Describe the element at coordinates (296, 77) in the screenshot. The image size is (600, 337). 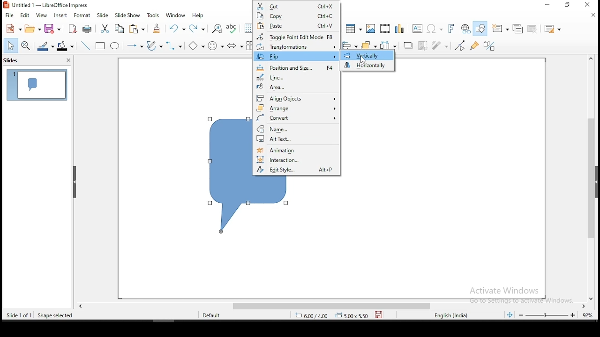
I see `line` at that location.